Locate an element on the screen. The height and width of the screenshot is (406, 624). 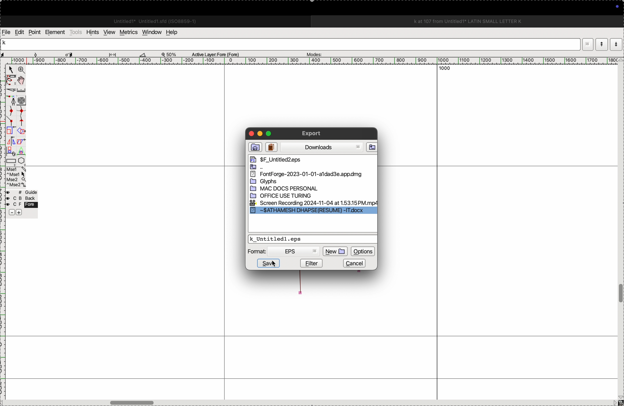
zoom is located at coordinates (171, 54).